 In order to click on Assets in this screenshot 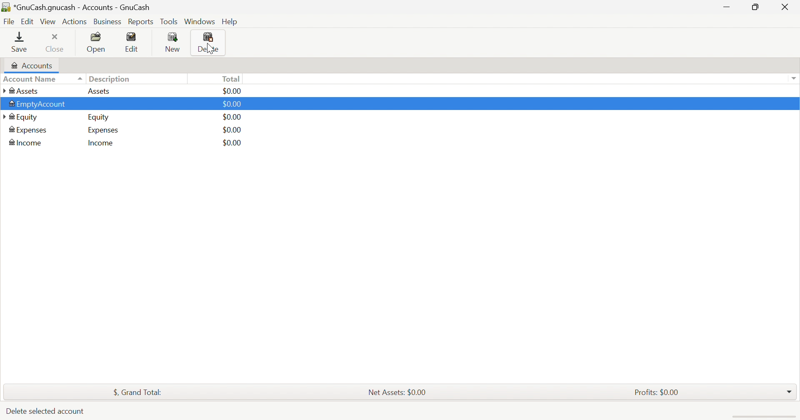, I will do `click(99, 92)`.